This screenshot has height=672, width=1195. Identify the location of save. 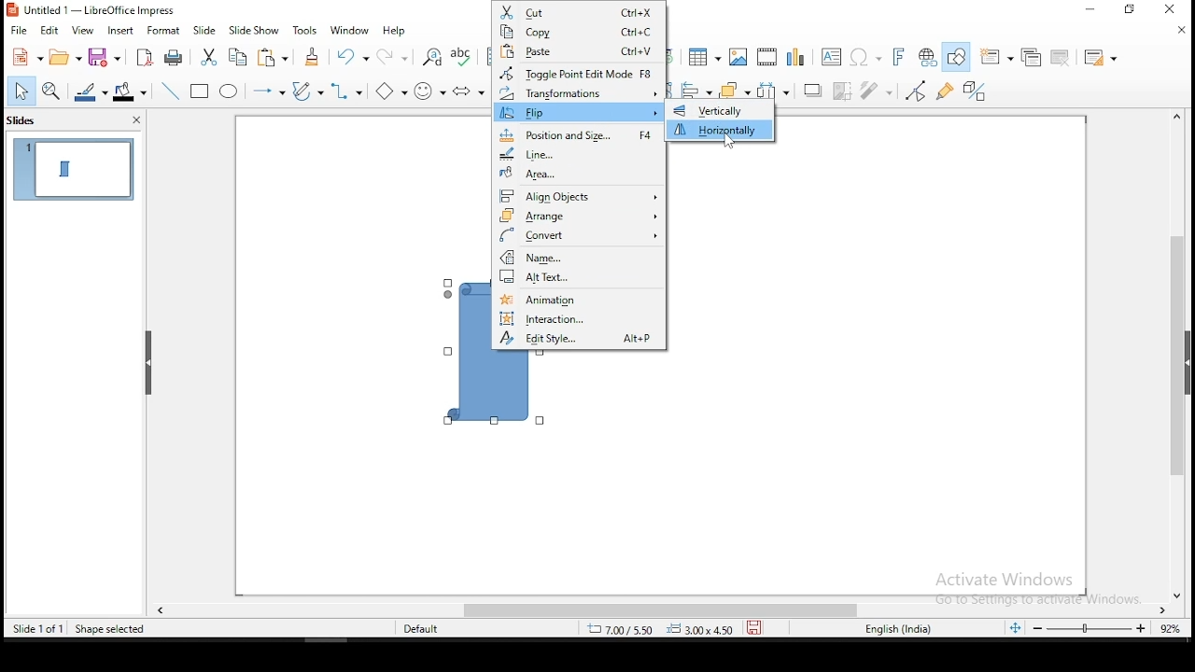
(754, 628).